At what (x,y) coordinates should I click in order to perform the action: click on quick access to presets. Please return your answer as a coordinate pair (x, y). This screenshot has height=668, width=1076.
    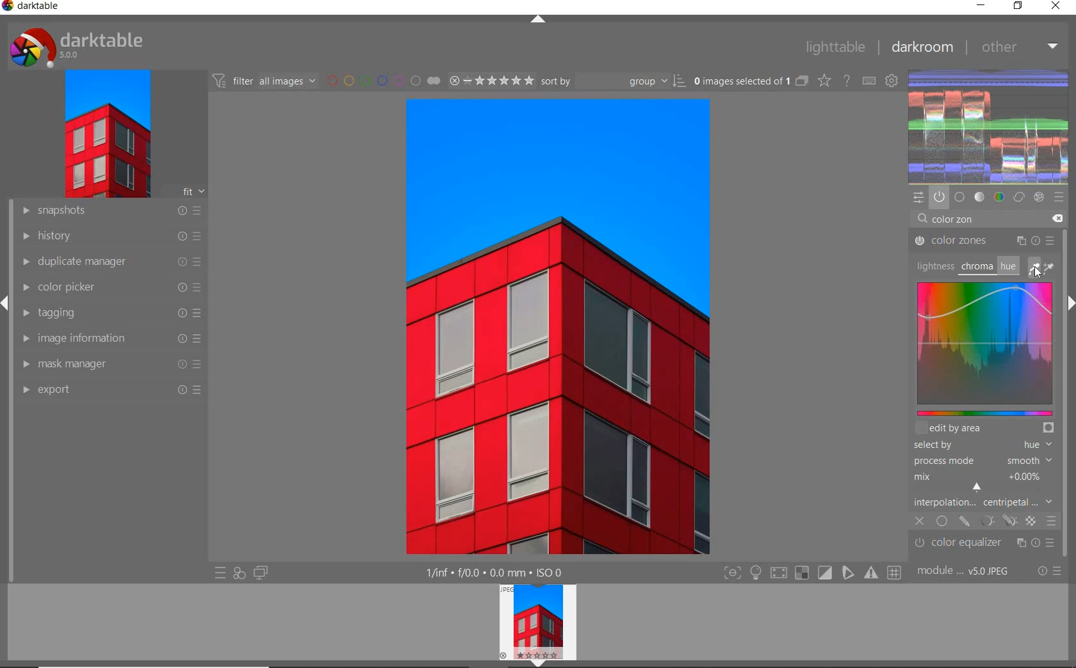
    Looking at the image, I should click on (220, 574).